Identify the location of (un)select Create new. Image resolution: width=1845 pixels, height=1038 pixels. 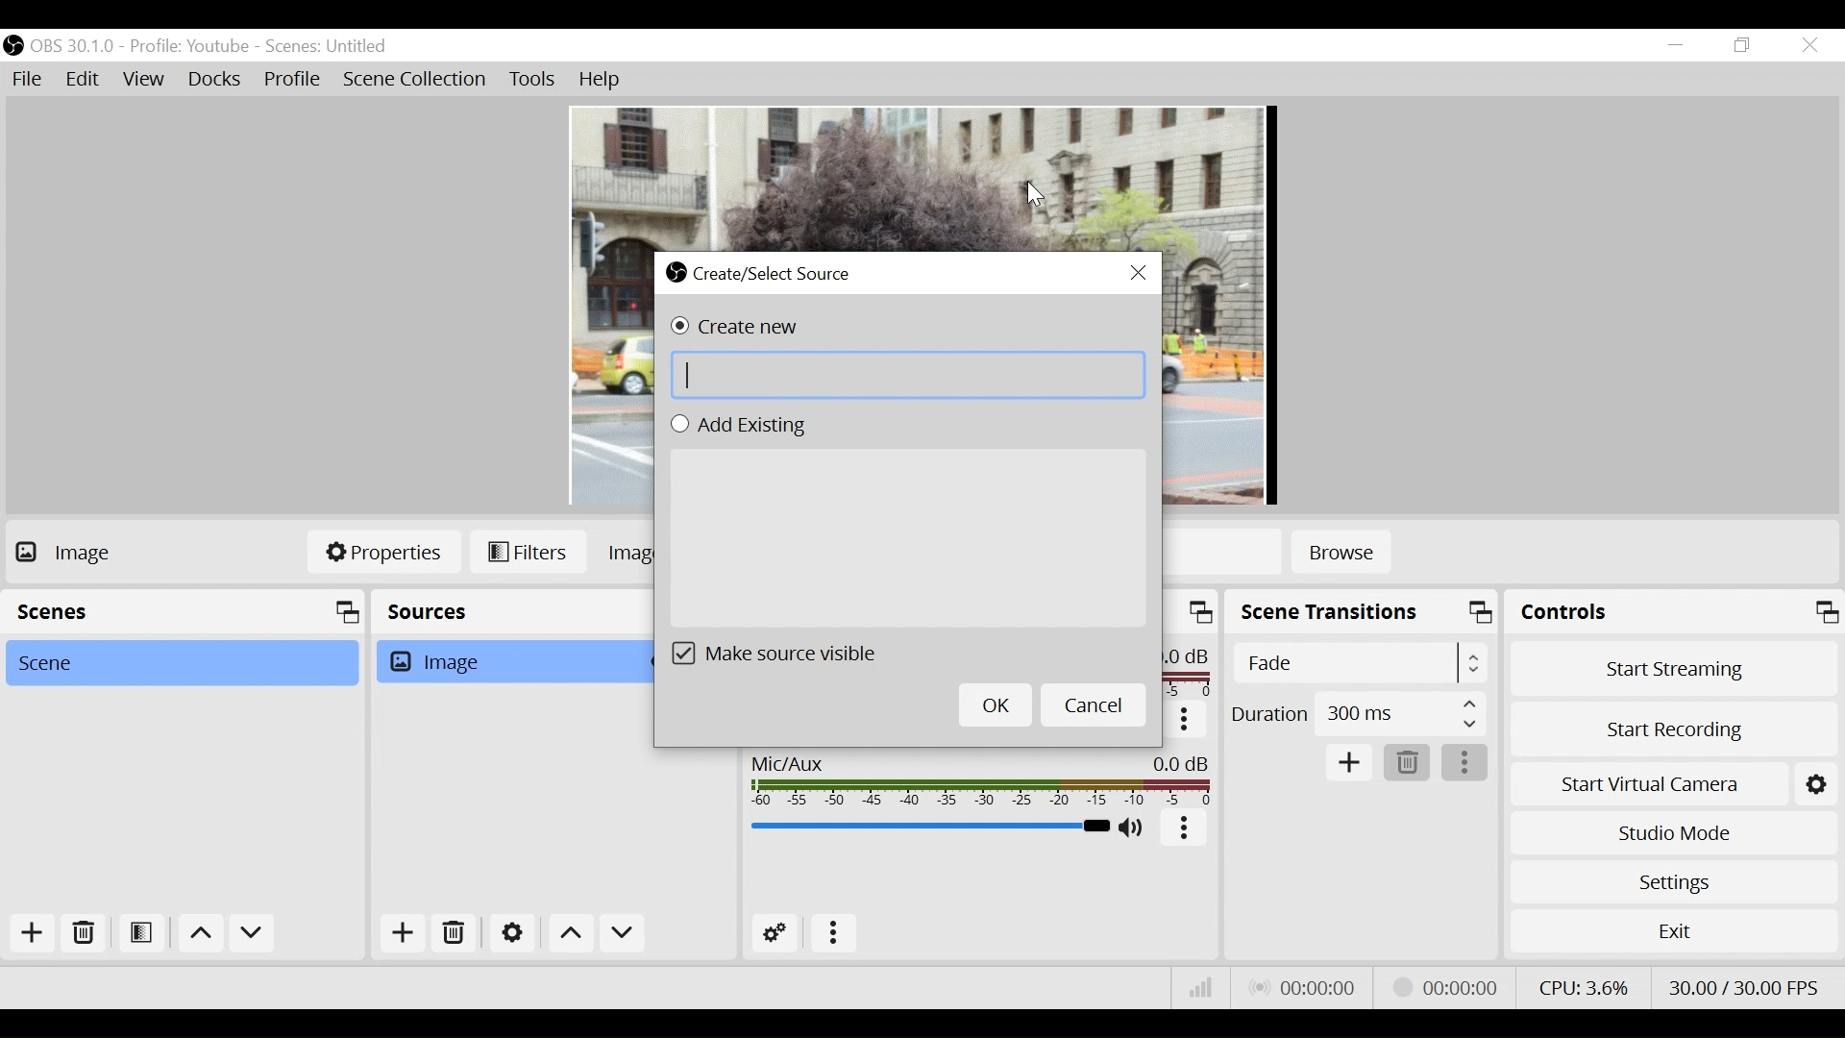
(731, 326).